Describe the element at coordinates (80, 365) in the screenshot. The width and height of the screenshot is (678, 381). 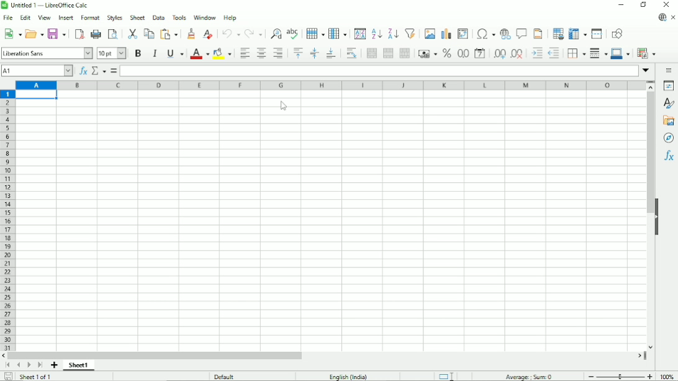
I see `Sheet 1` at that location.